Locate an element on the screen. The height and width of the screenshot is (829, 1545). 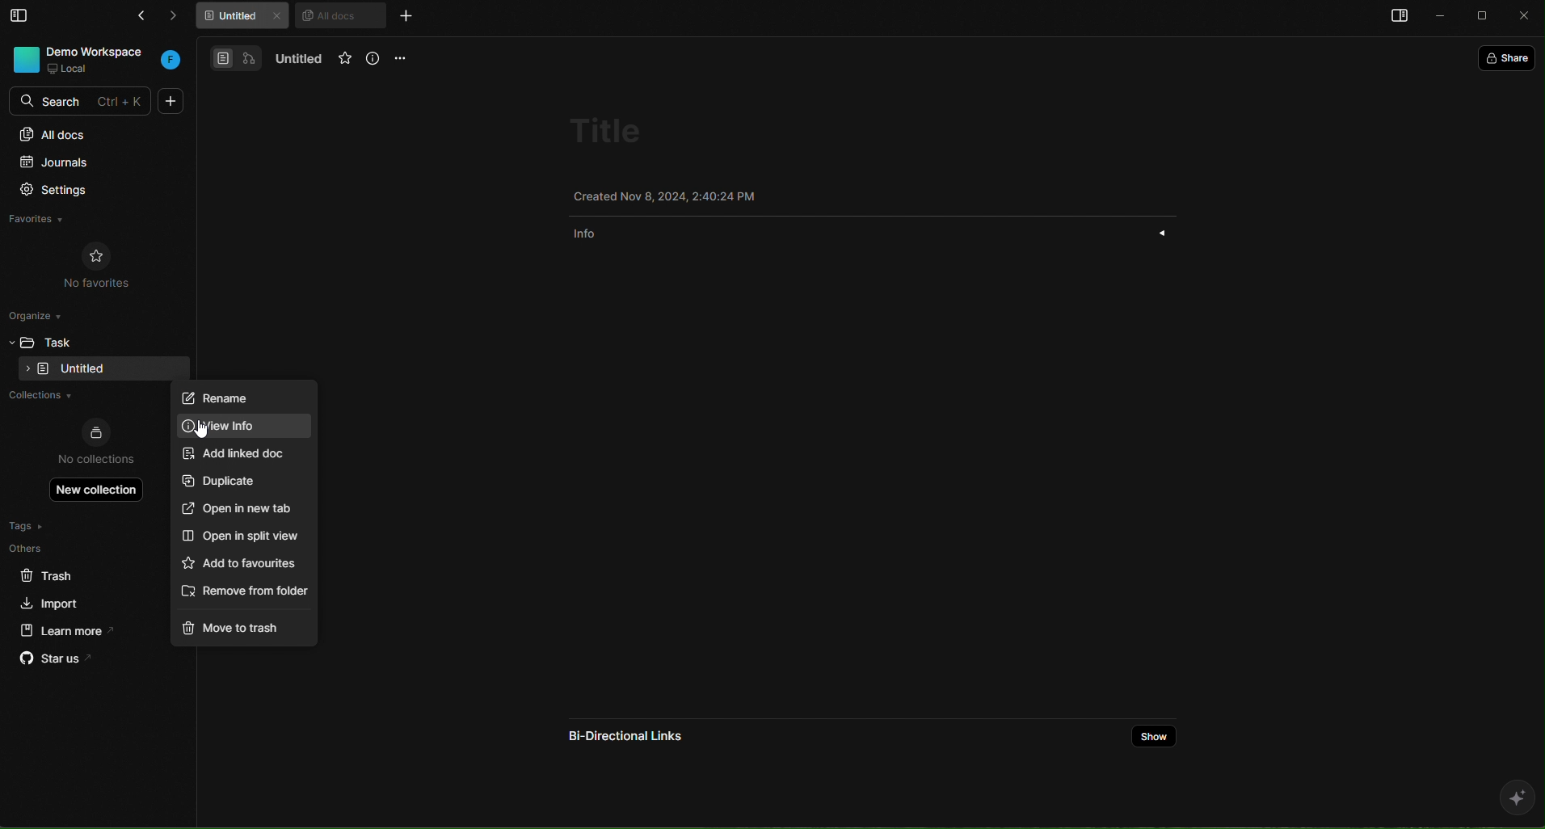
remove from folder is located at coordinates (242, 592).